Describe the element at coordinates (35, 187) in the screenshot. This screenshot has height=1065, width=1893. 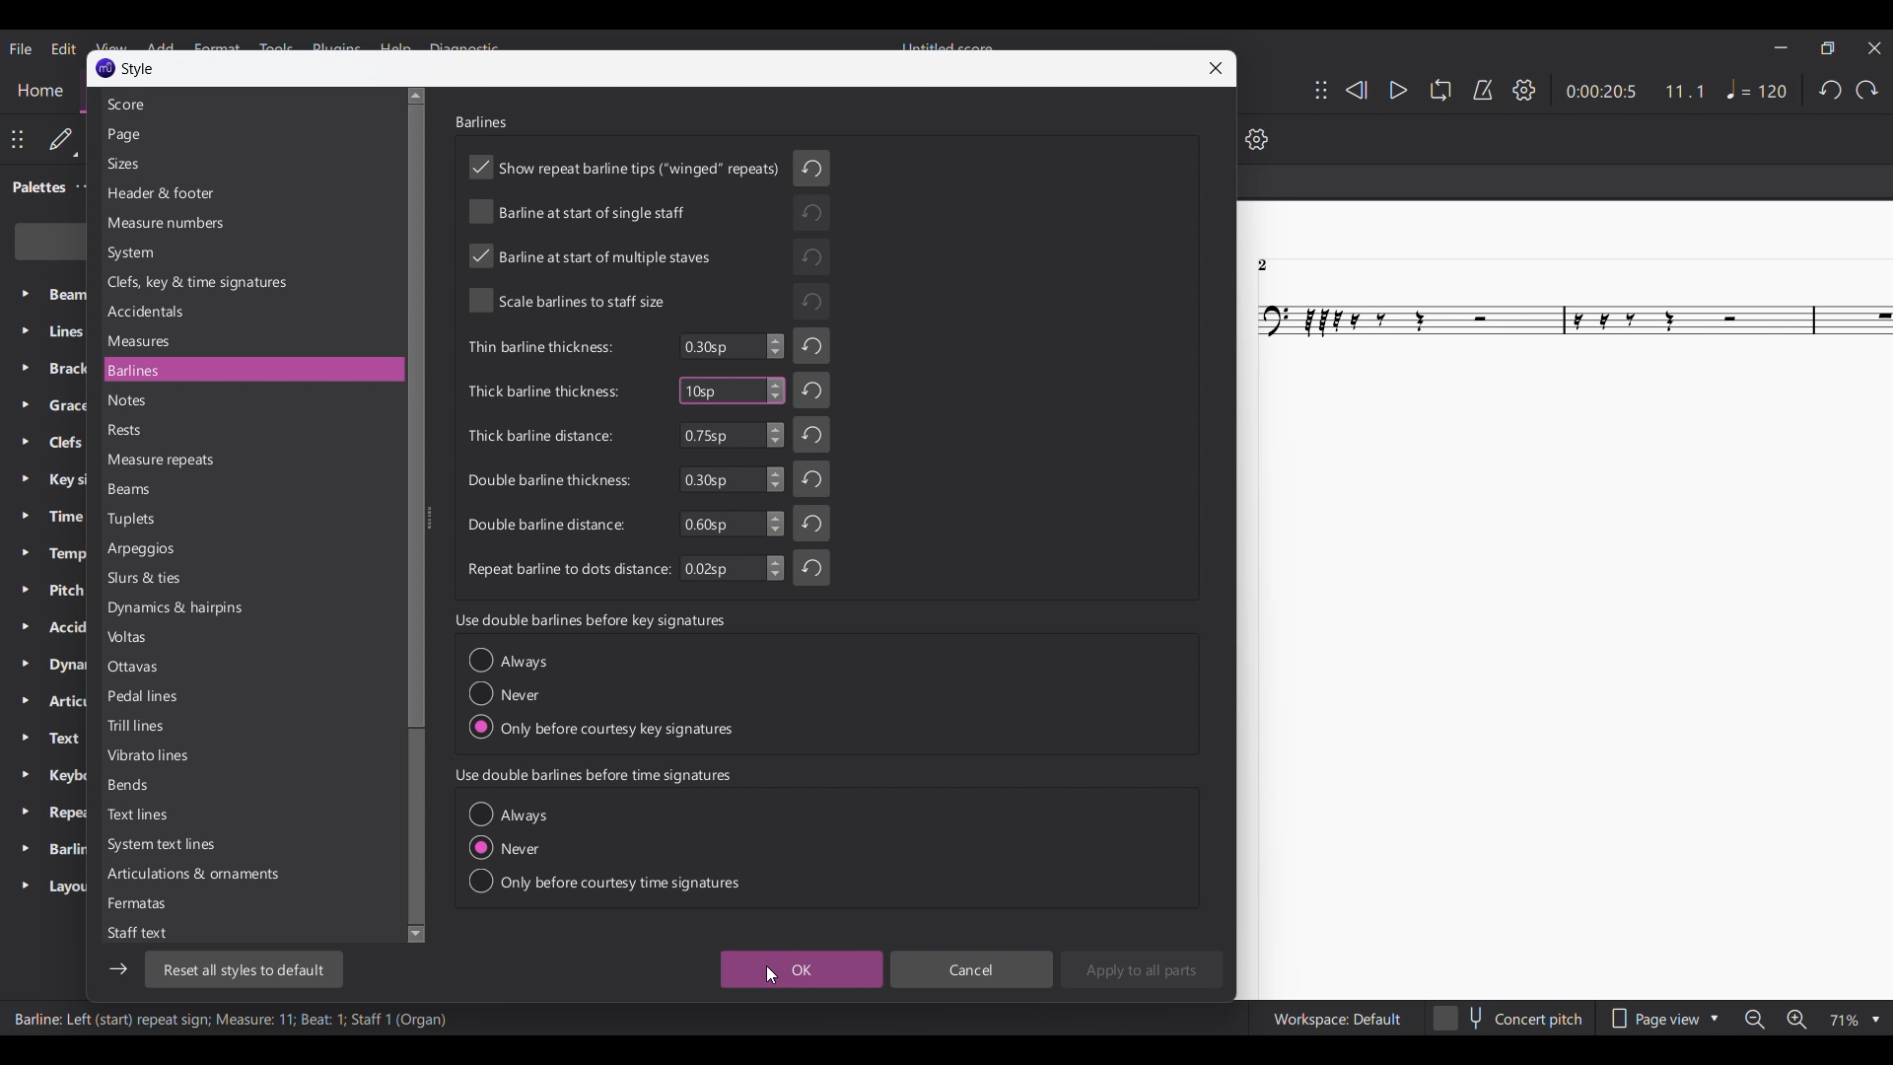
I see `Palette tab, current selection` at that location.